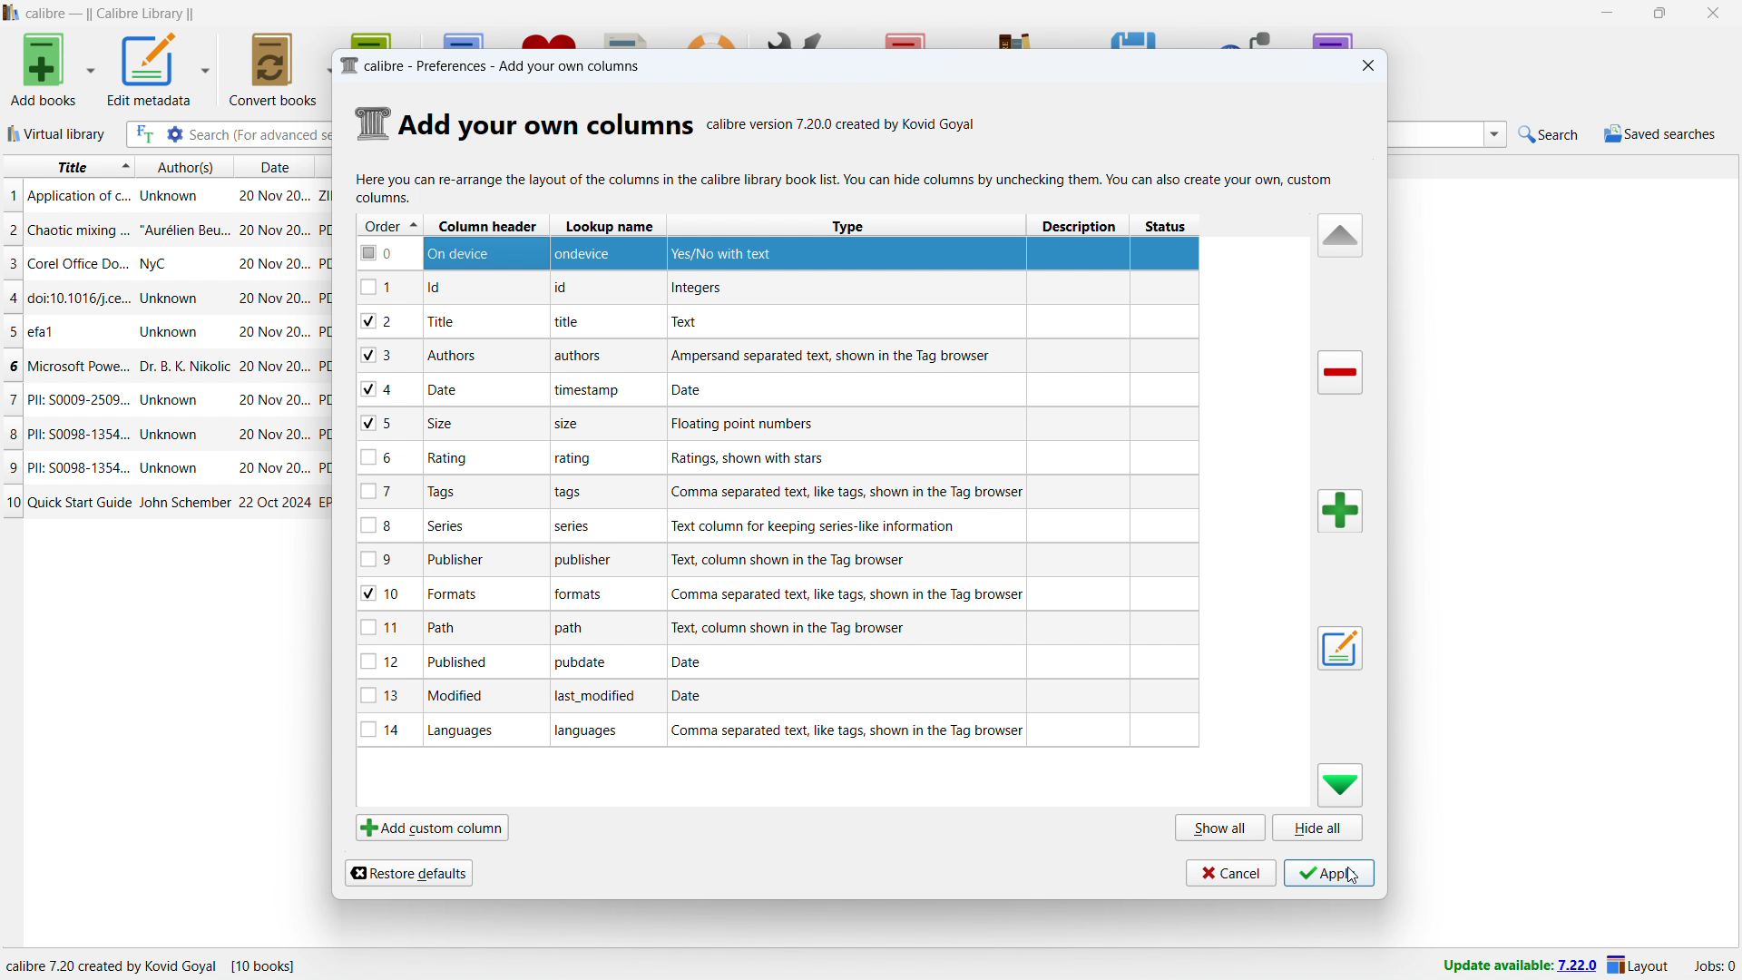  I want to click on date, so click(271, 166).